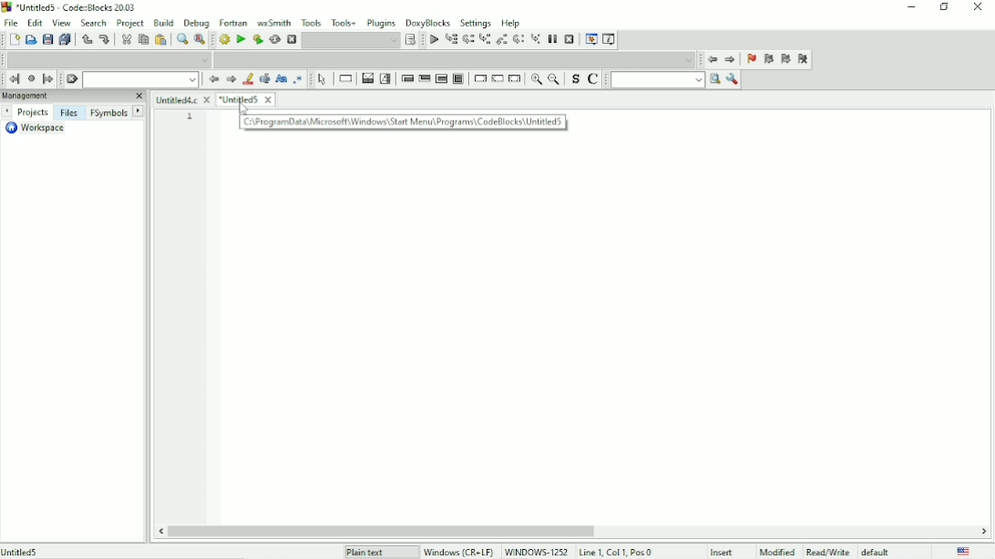  I want to click on Drop down, so click(140, 79).